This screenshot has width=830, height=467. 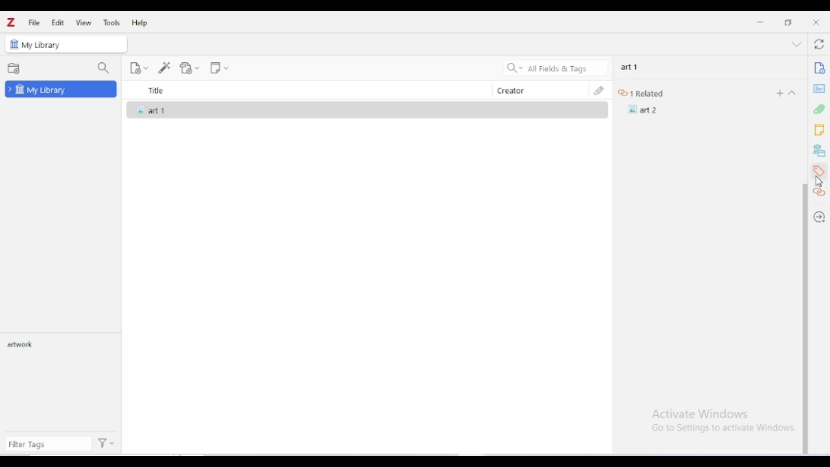 I want to click on related, so click(x=819, y=193).